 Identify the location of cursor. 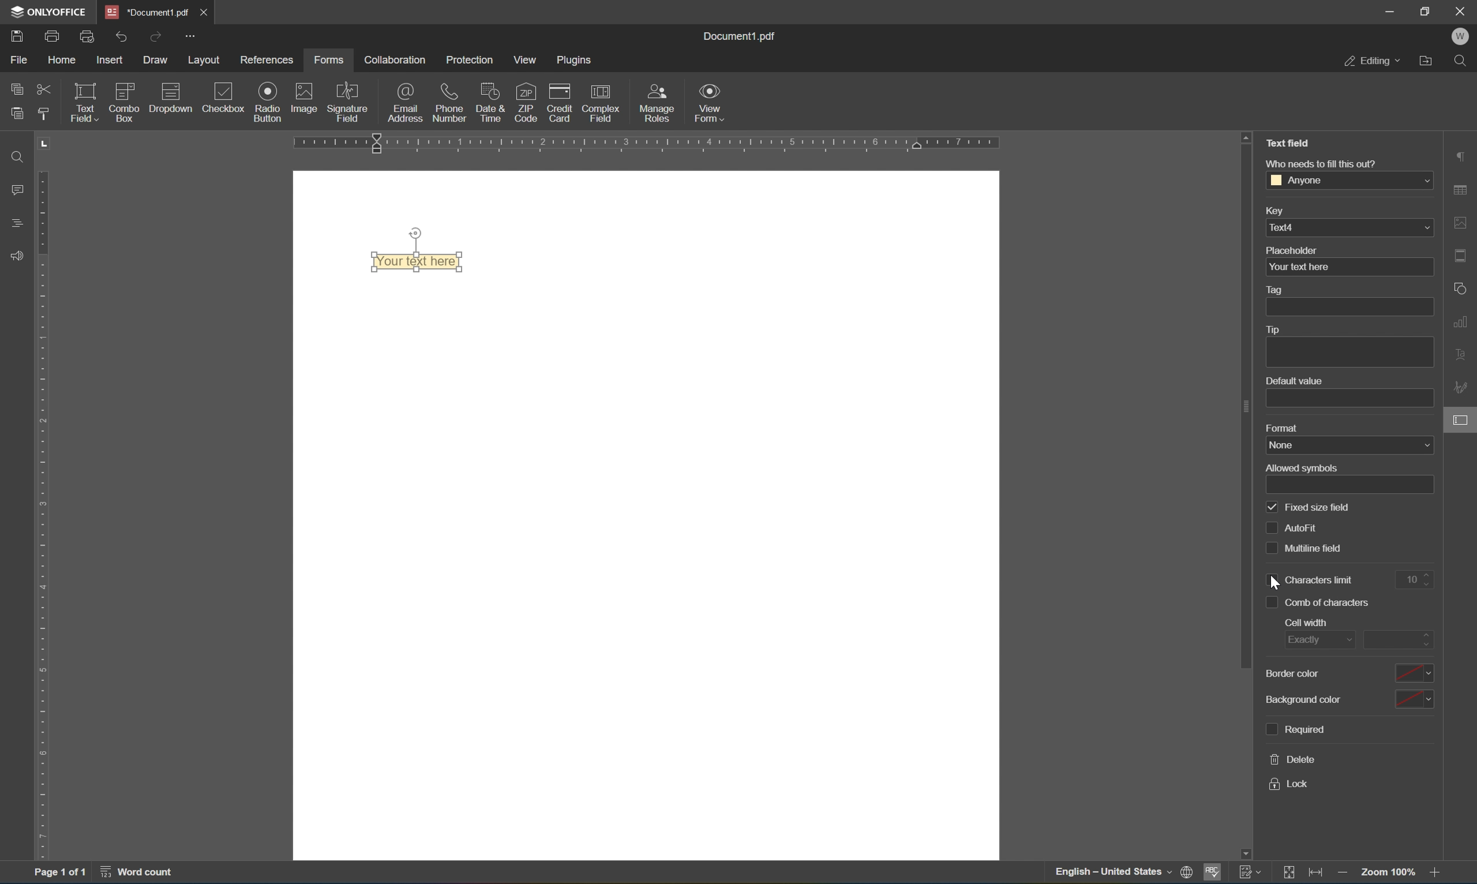
(1466, 428).